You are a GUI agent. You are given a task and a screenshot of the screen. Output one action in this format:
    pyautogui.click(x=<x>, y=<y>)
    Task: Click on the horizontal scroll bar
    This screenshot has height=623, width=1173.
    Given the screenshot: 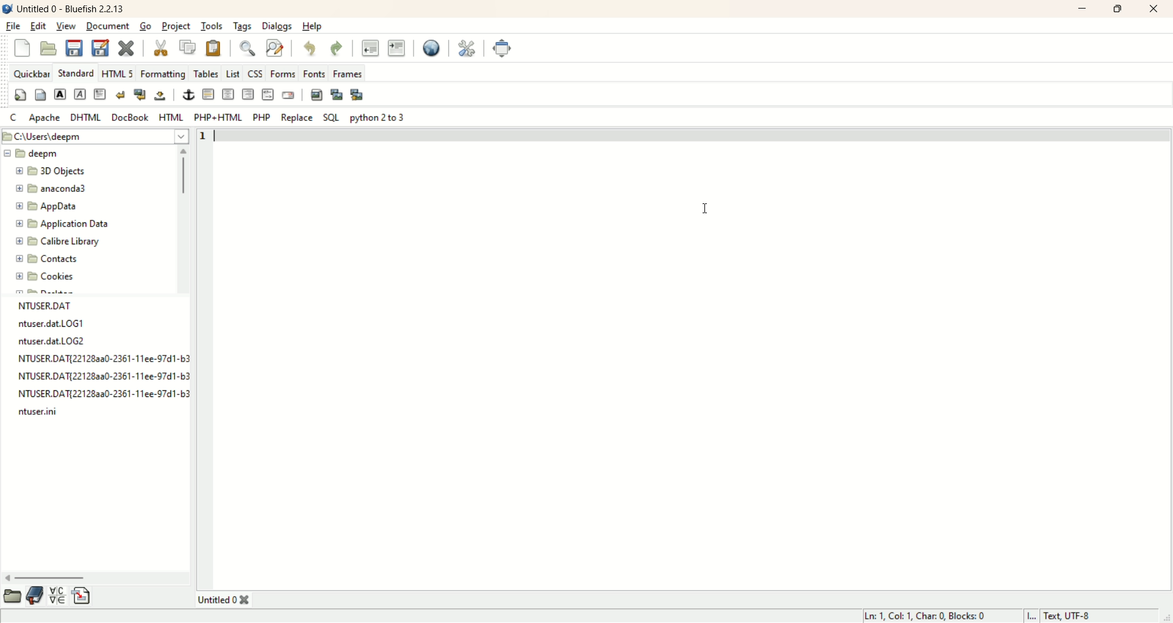 What is the action you would take?
    pyautogui.click(x=97, y=575)
    